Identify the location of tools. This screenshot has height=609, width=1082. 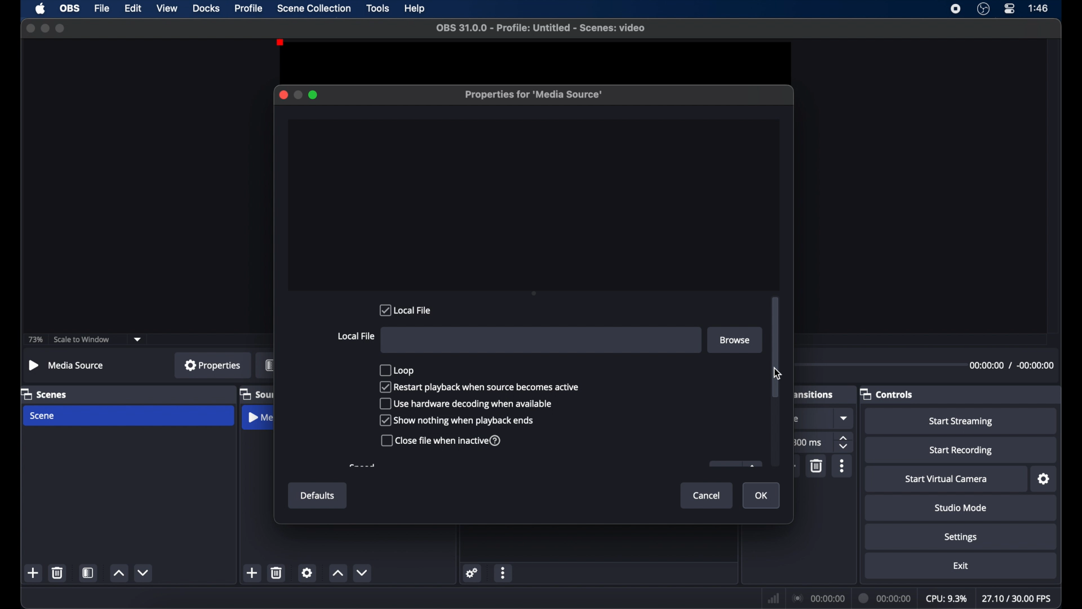
(379, 7).